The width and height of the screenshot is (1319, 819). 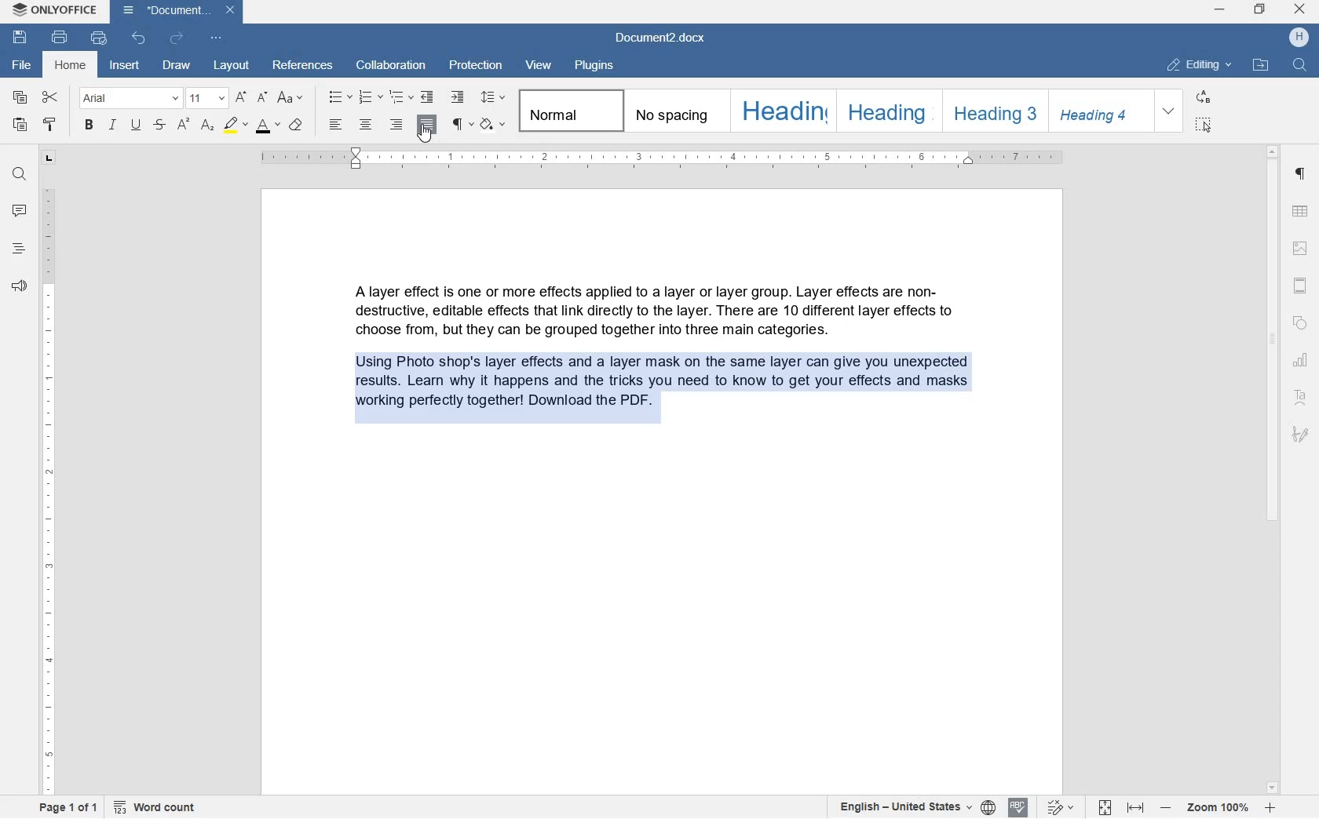 I want to click on FIND, so click(x=1300, y=66).